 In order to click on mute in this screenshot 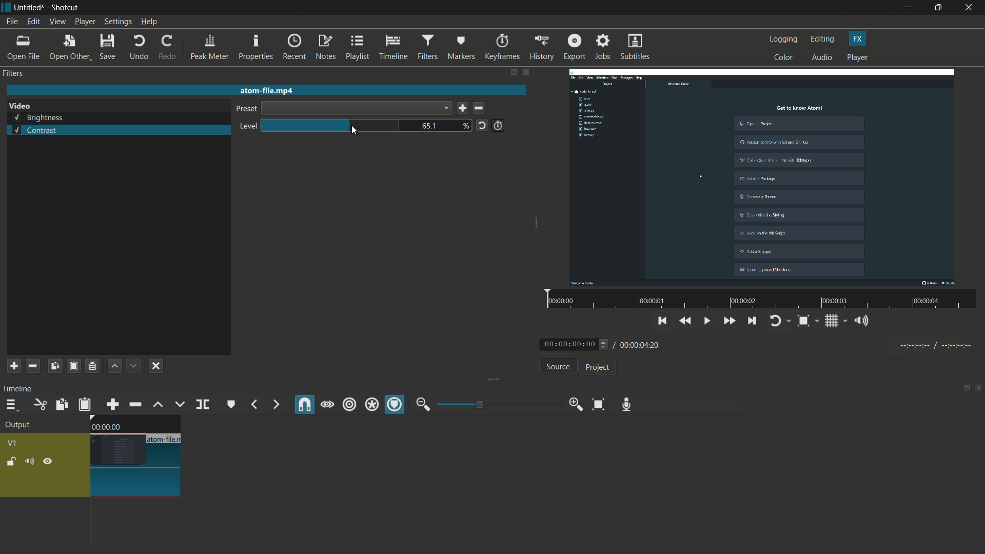, I will do `click(31, 462)`.